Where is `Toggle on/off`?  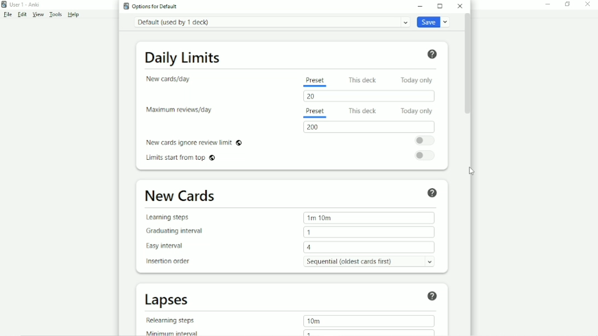
Toggle on/off is located at coordinates (424, 155).